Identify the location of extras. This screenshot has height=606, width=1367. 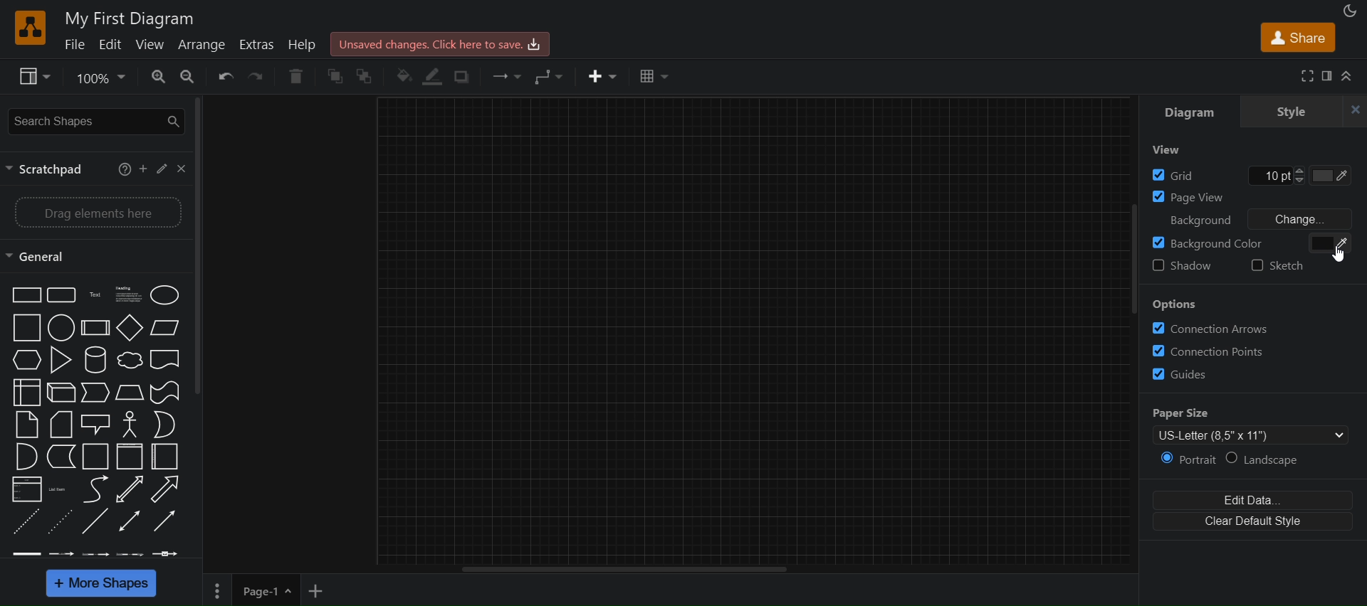
(256, 45).